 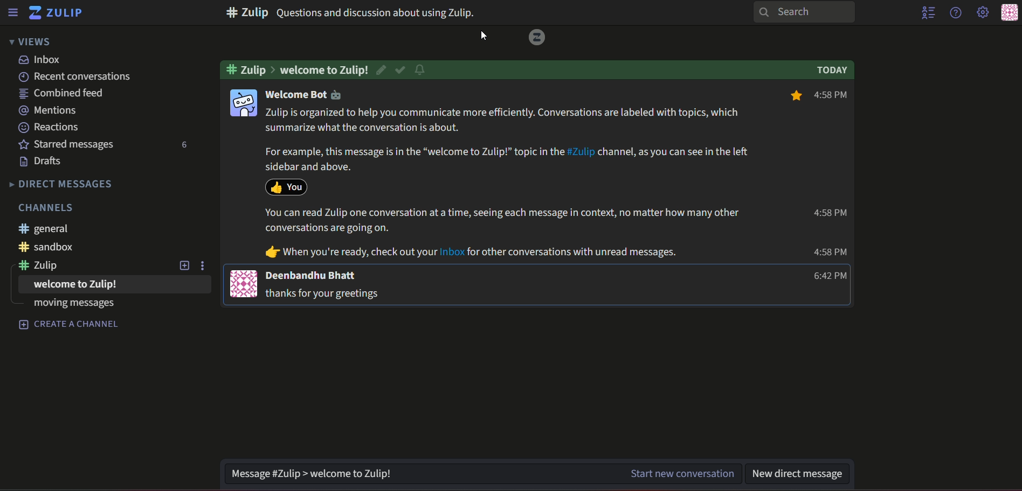 What do you see at coordinates (15, 12) in the screenshot?
I see `menu` at bounding box center [15, 12].